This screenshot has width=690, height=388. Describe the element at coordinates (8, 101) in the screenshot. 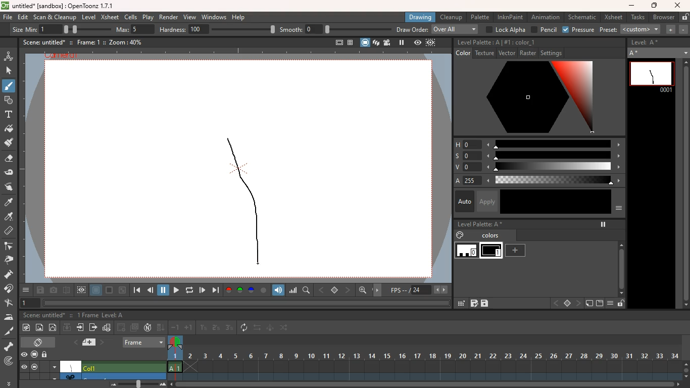

I see `forms` at that location.